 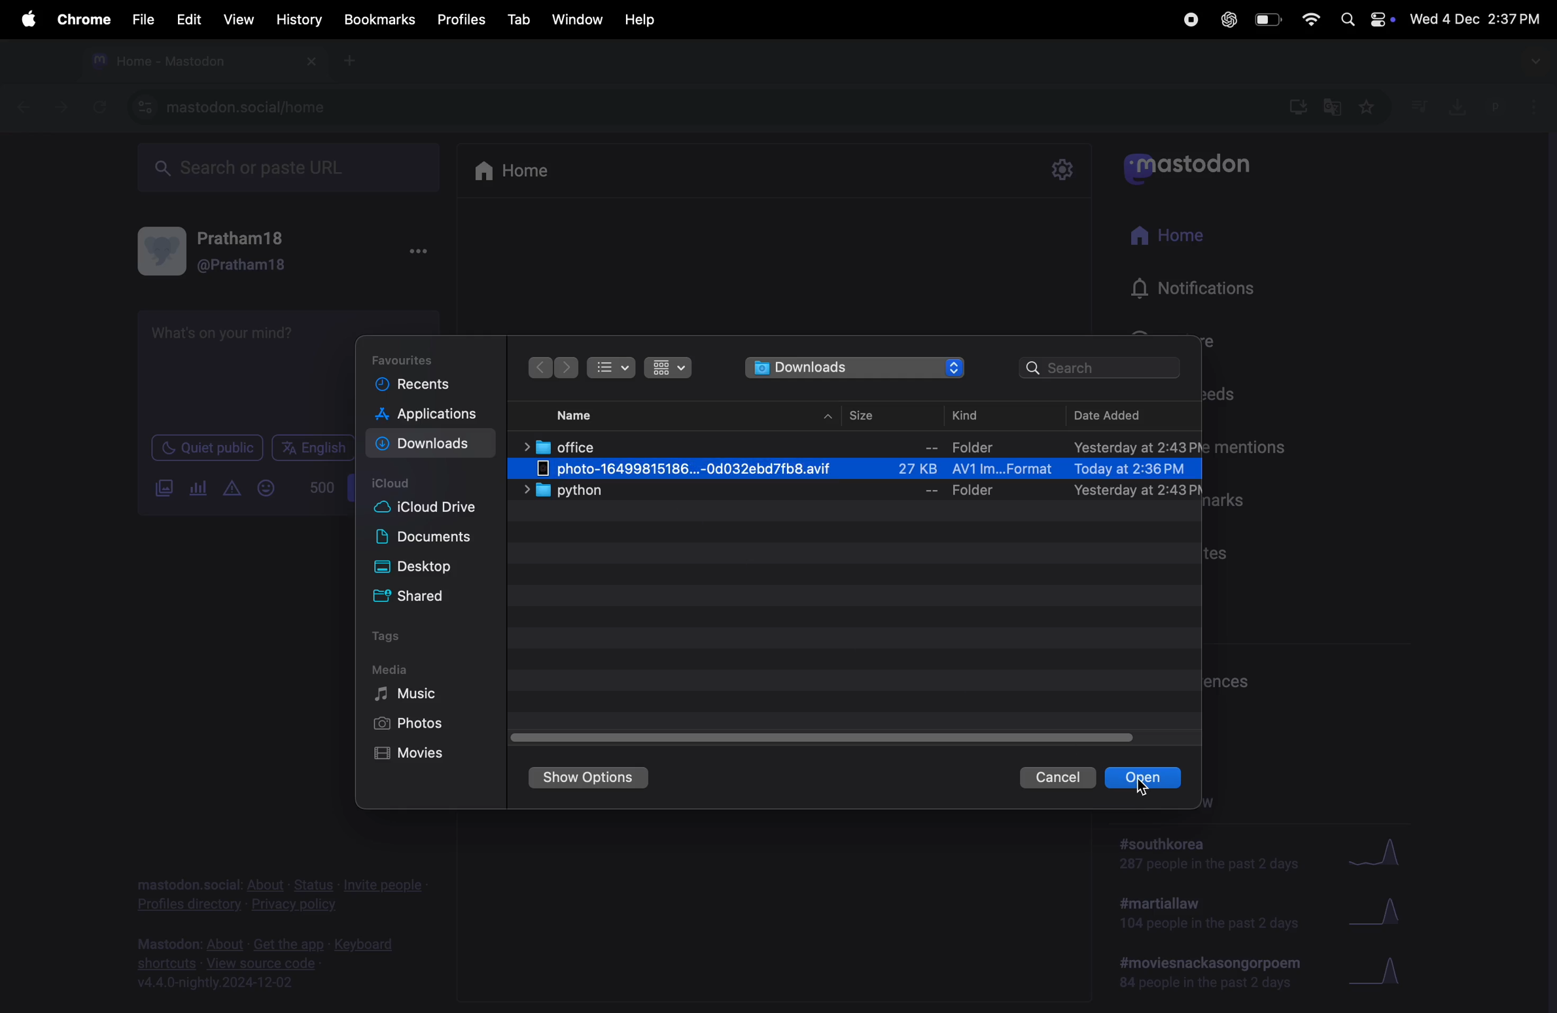 What do you see at coordinates (185, 18) in the screenshot?
I see `Edit` at bounding box center [185, 18].